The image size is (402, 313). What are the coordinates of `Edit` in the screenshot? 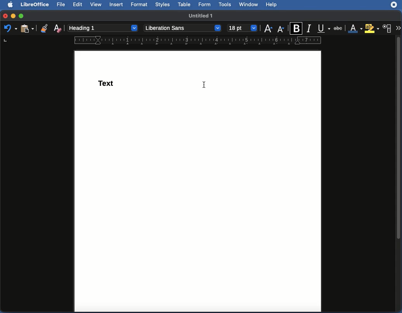 It's located at (78, 5).